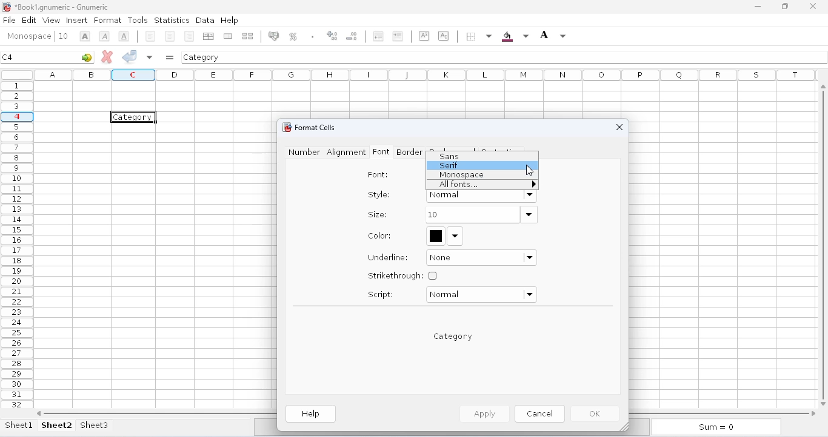 The width and height of the screenshot is (828, 437). I want to click on sans, so click(449, 156).